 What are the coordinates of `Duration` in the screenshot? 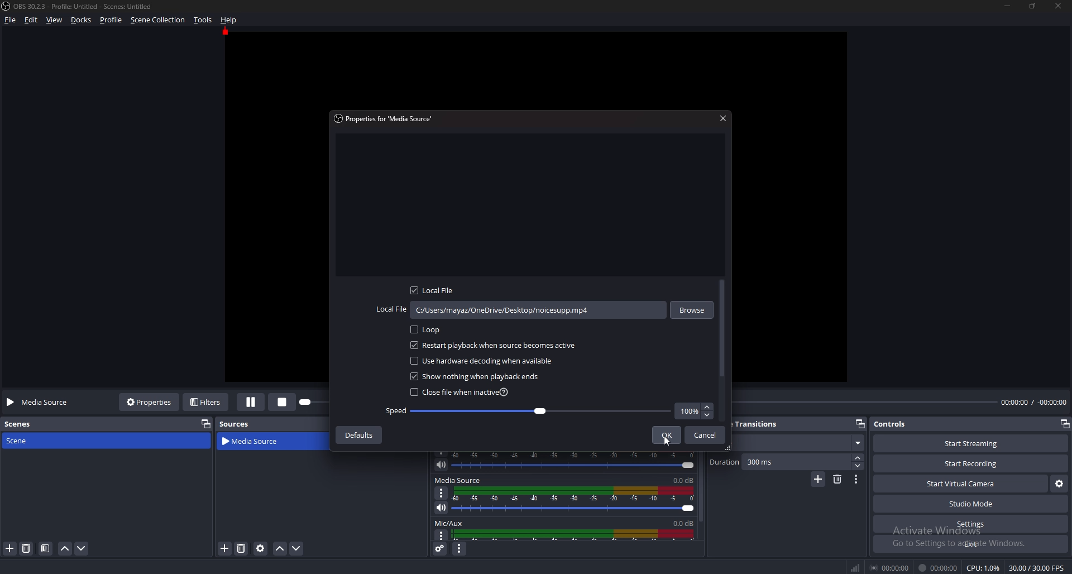 It's located at (781, 462).